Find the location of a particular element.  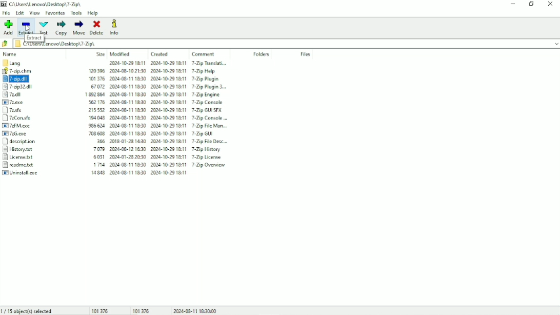

View is located at coordinates (34, 13).